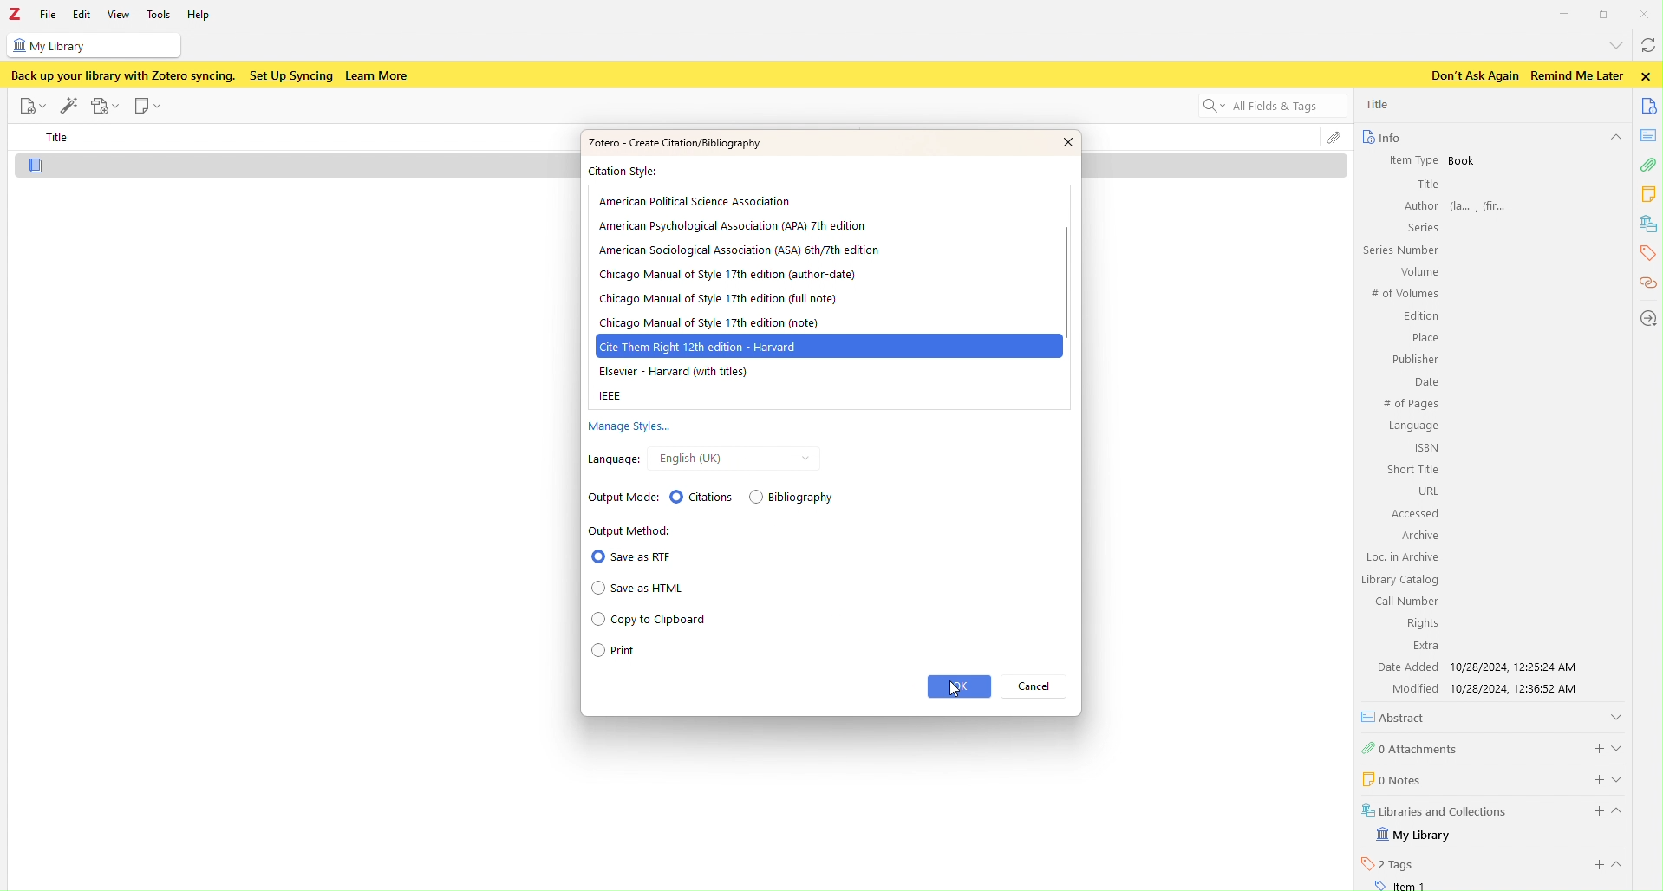  What do you see at coordinates (1425, 647) in the screenshot?
I see `extra` at bounding box center [1425, 647].